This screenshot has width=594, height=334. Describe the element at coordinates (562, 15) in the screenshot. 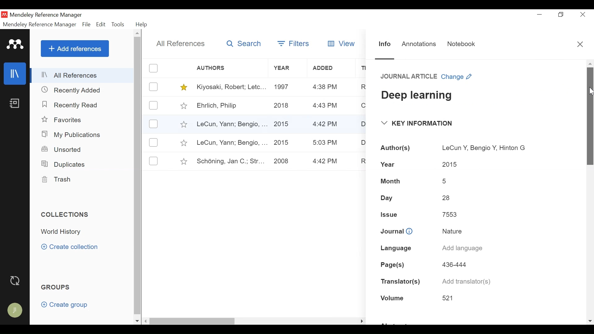

I see `Restore` at that location.